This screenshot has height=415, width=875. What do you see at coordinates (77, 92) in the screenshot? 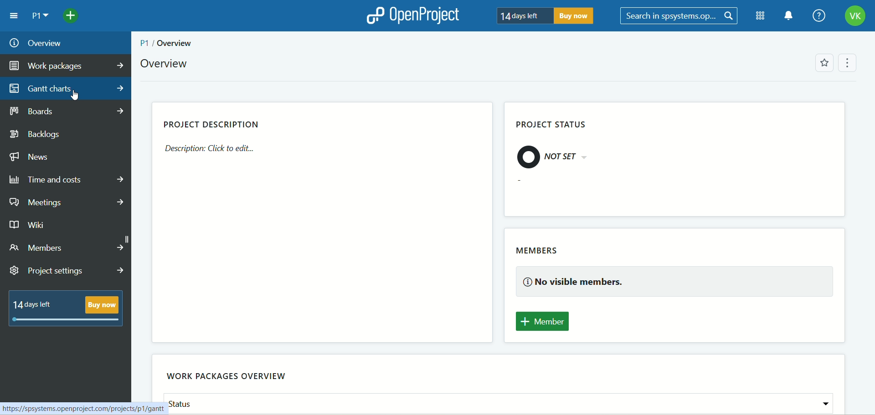
I see `cursor` at bounding box center [77, 92].